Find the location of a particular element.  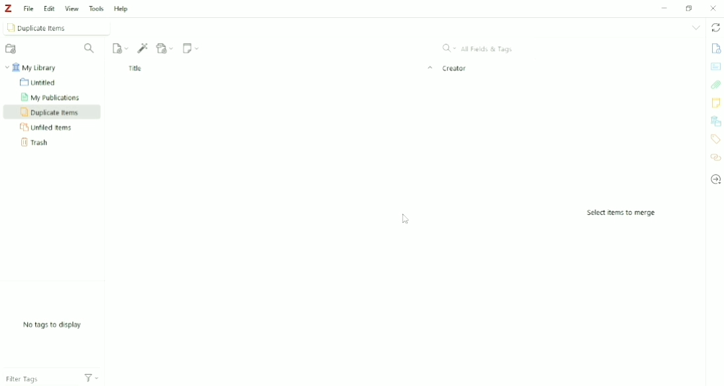

List all tabs is located at coordinates (696, 28).